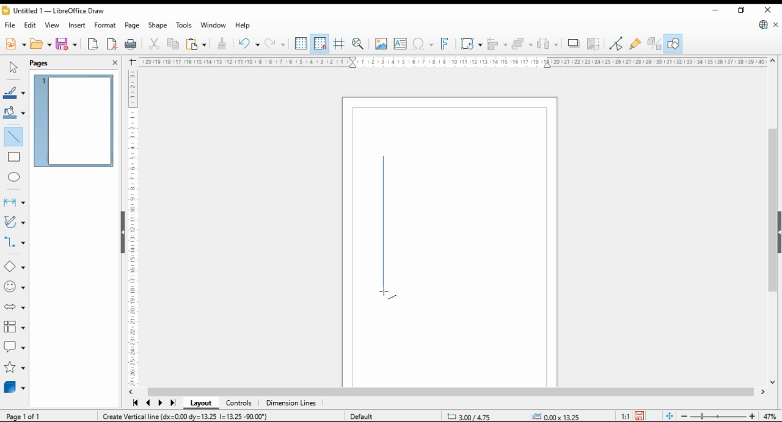 This screenshot has width=782, height=422. I want to click on mouse pointer, so click(385, 293).